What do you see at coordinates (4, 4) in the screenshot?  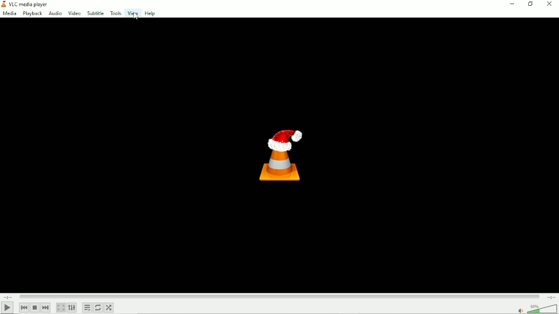 I see `vlc media player logo` at bounding box center [4, 4].